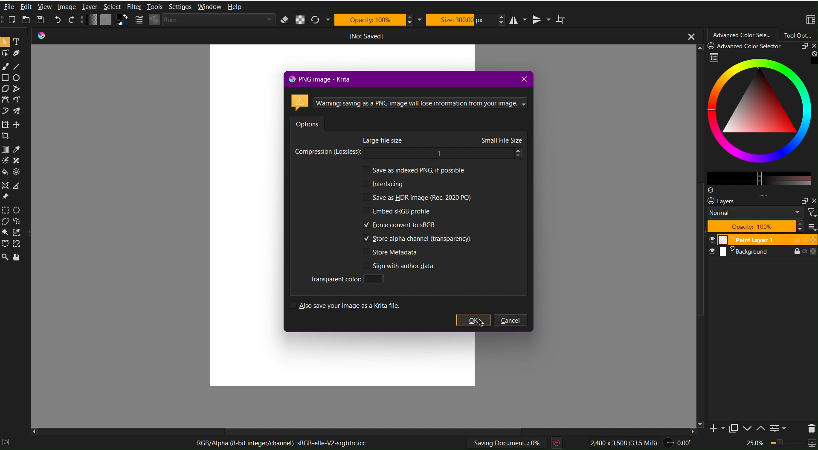 The height and width of the screenshot is (450, 818). Describe the element at coordinates (392, 252) in the screenshot. I see `Store Metadata` at that location.